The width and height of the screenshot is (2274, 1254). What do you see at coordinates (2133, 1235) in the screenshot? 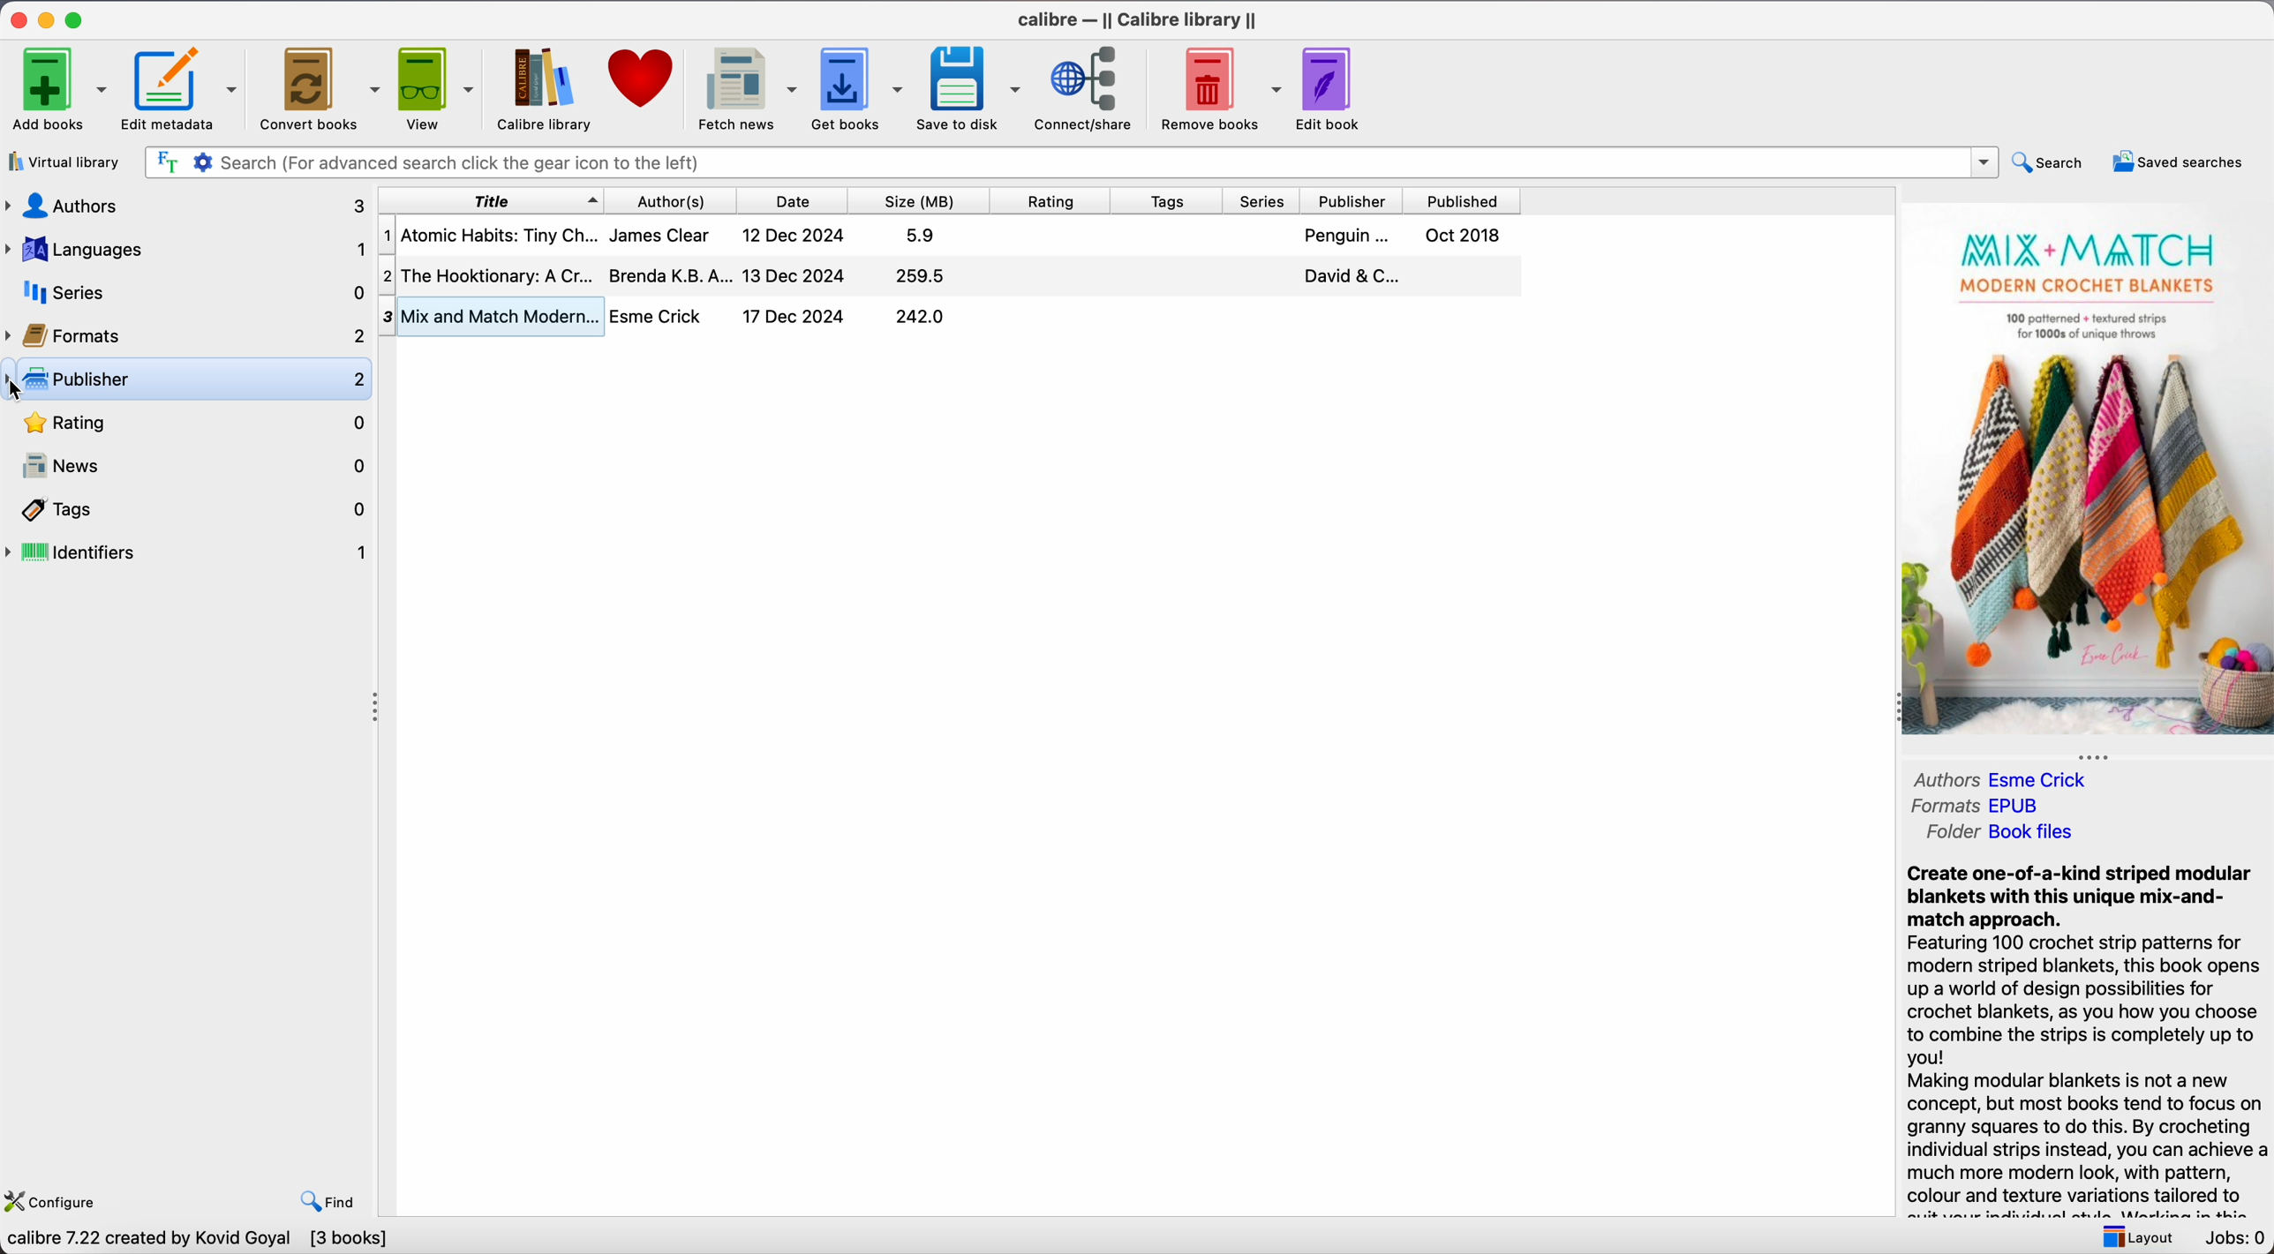
I see `layout` at bounding box center [2133, 1235].